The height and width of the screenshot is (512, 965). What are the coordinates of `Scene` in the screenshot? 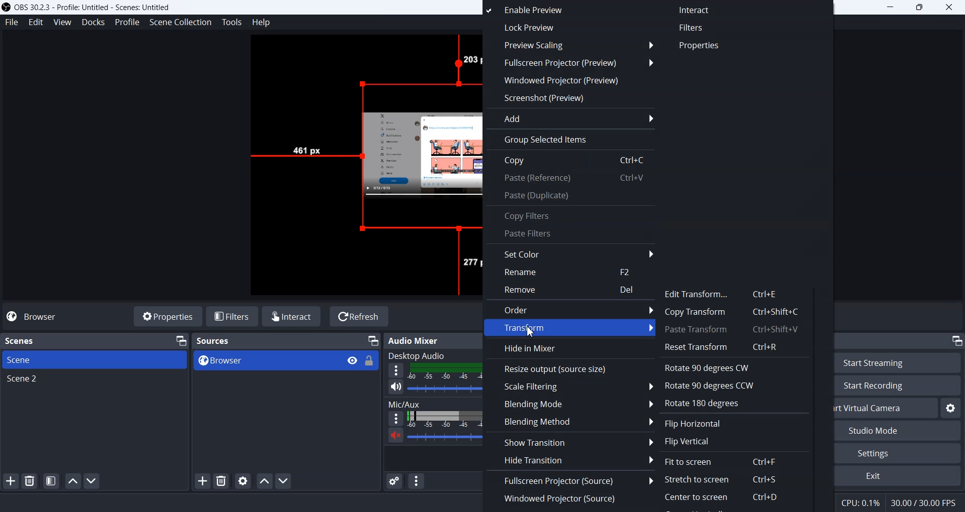 It's located at (95, 360).